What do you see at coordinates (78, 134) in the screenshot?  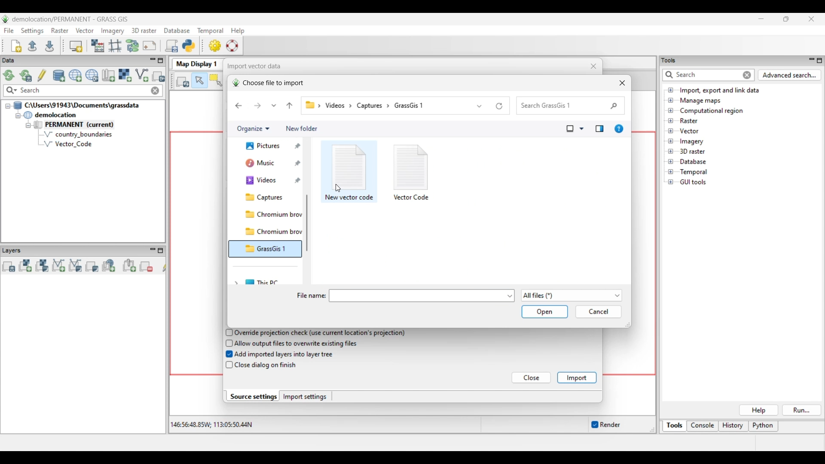 I see `country_boundaries` at bounding box center [78, 134].